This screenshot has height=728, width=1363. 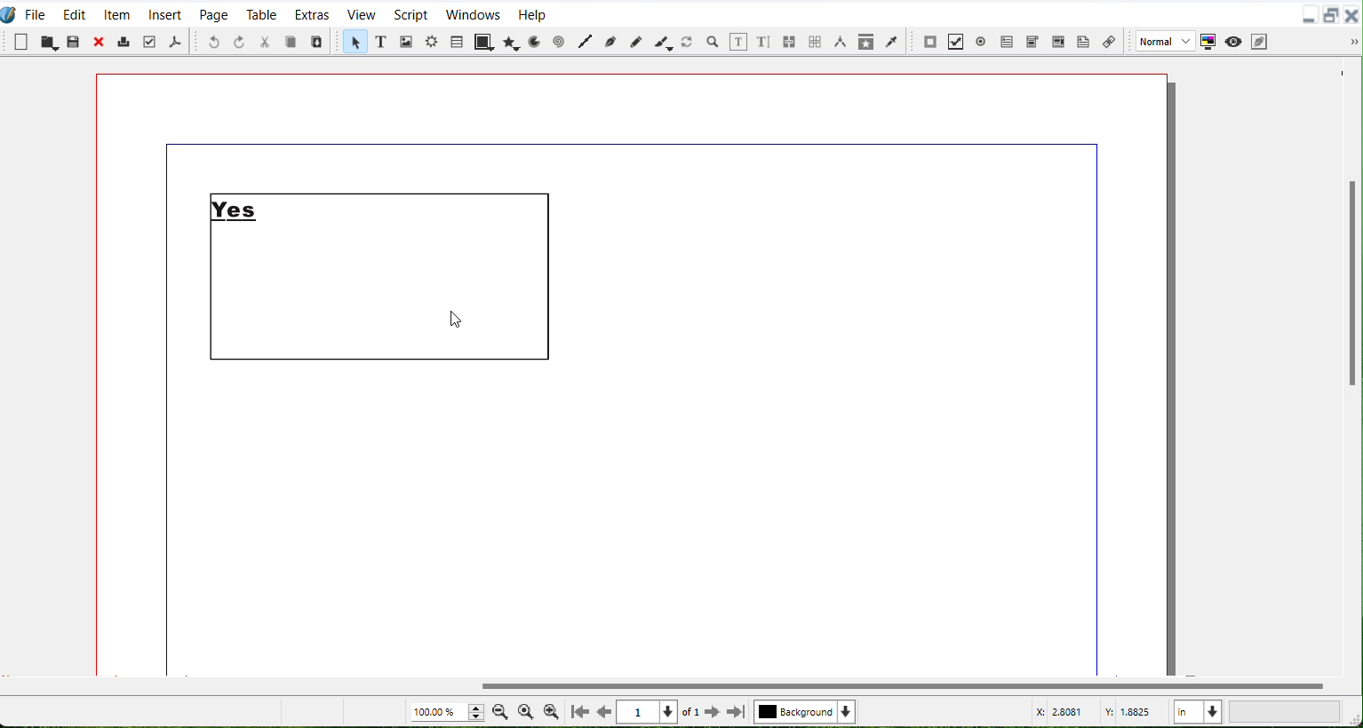 What do you see at coordinates (532, 13) in the screenshot?
I see `Help` at bounding box center [532, 13].